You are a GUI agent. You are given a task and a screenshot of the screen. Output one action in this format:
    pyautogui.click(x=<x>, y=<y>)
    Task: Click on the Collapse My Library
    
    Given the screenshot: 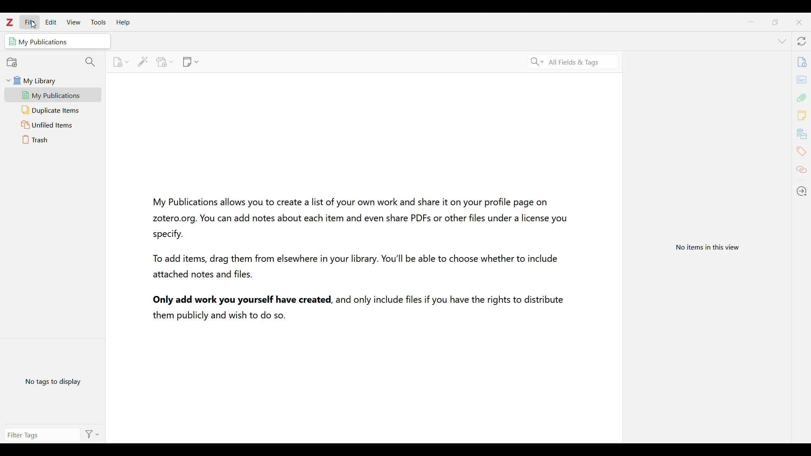 What is the action you would take?
    pyautogui.click(x=8, y=80)
    